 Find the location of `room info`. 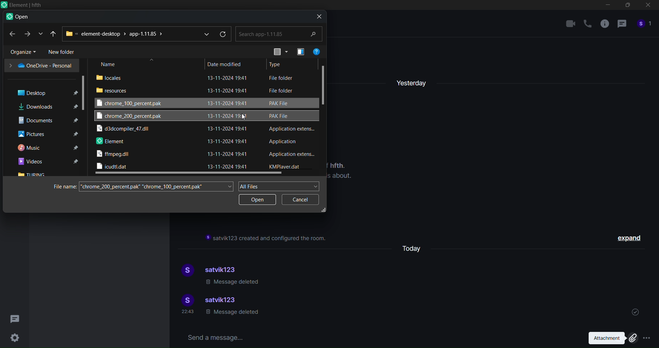

room info is located at coordinates (604, 25).